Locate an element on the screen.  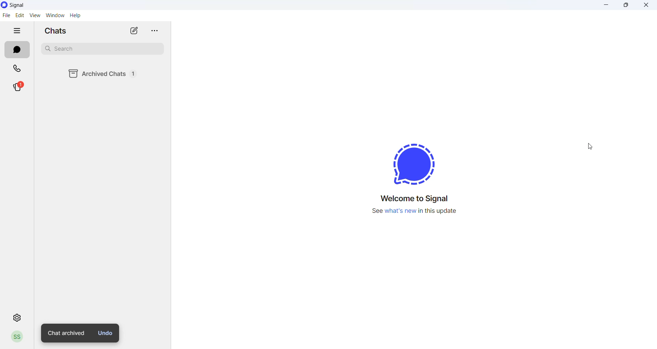
chat archived notification is located at coordinates (65, 333).